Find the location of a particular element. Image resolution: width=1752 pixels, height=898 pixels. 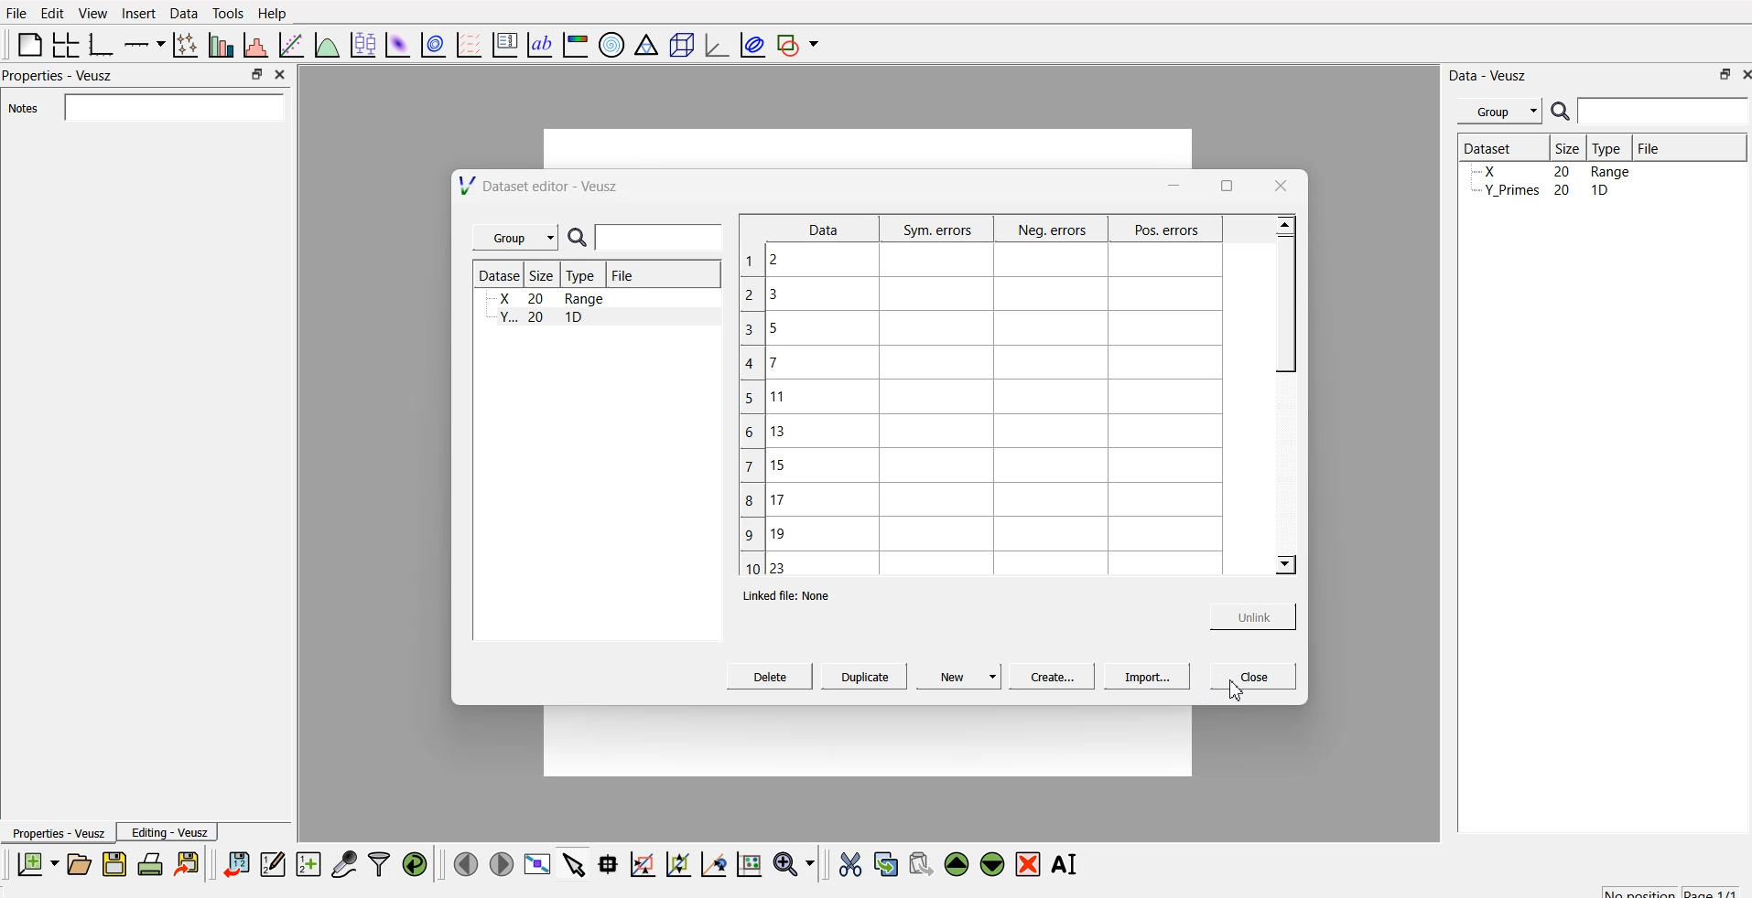

Data - Veusz is located at coordinates (1490, 72).